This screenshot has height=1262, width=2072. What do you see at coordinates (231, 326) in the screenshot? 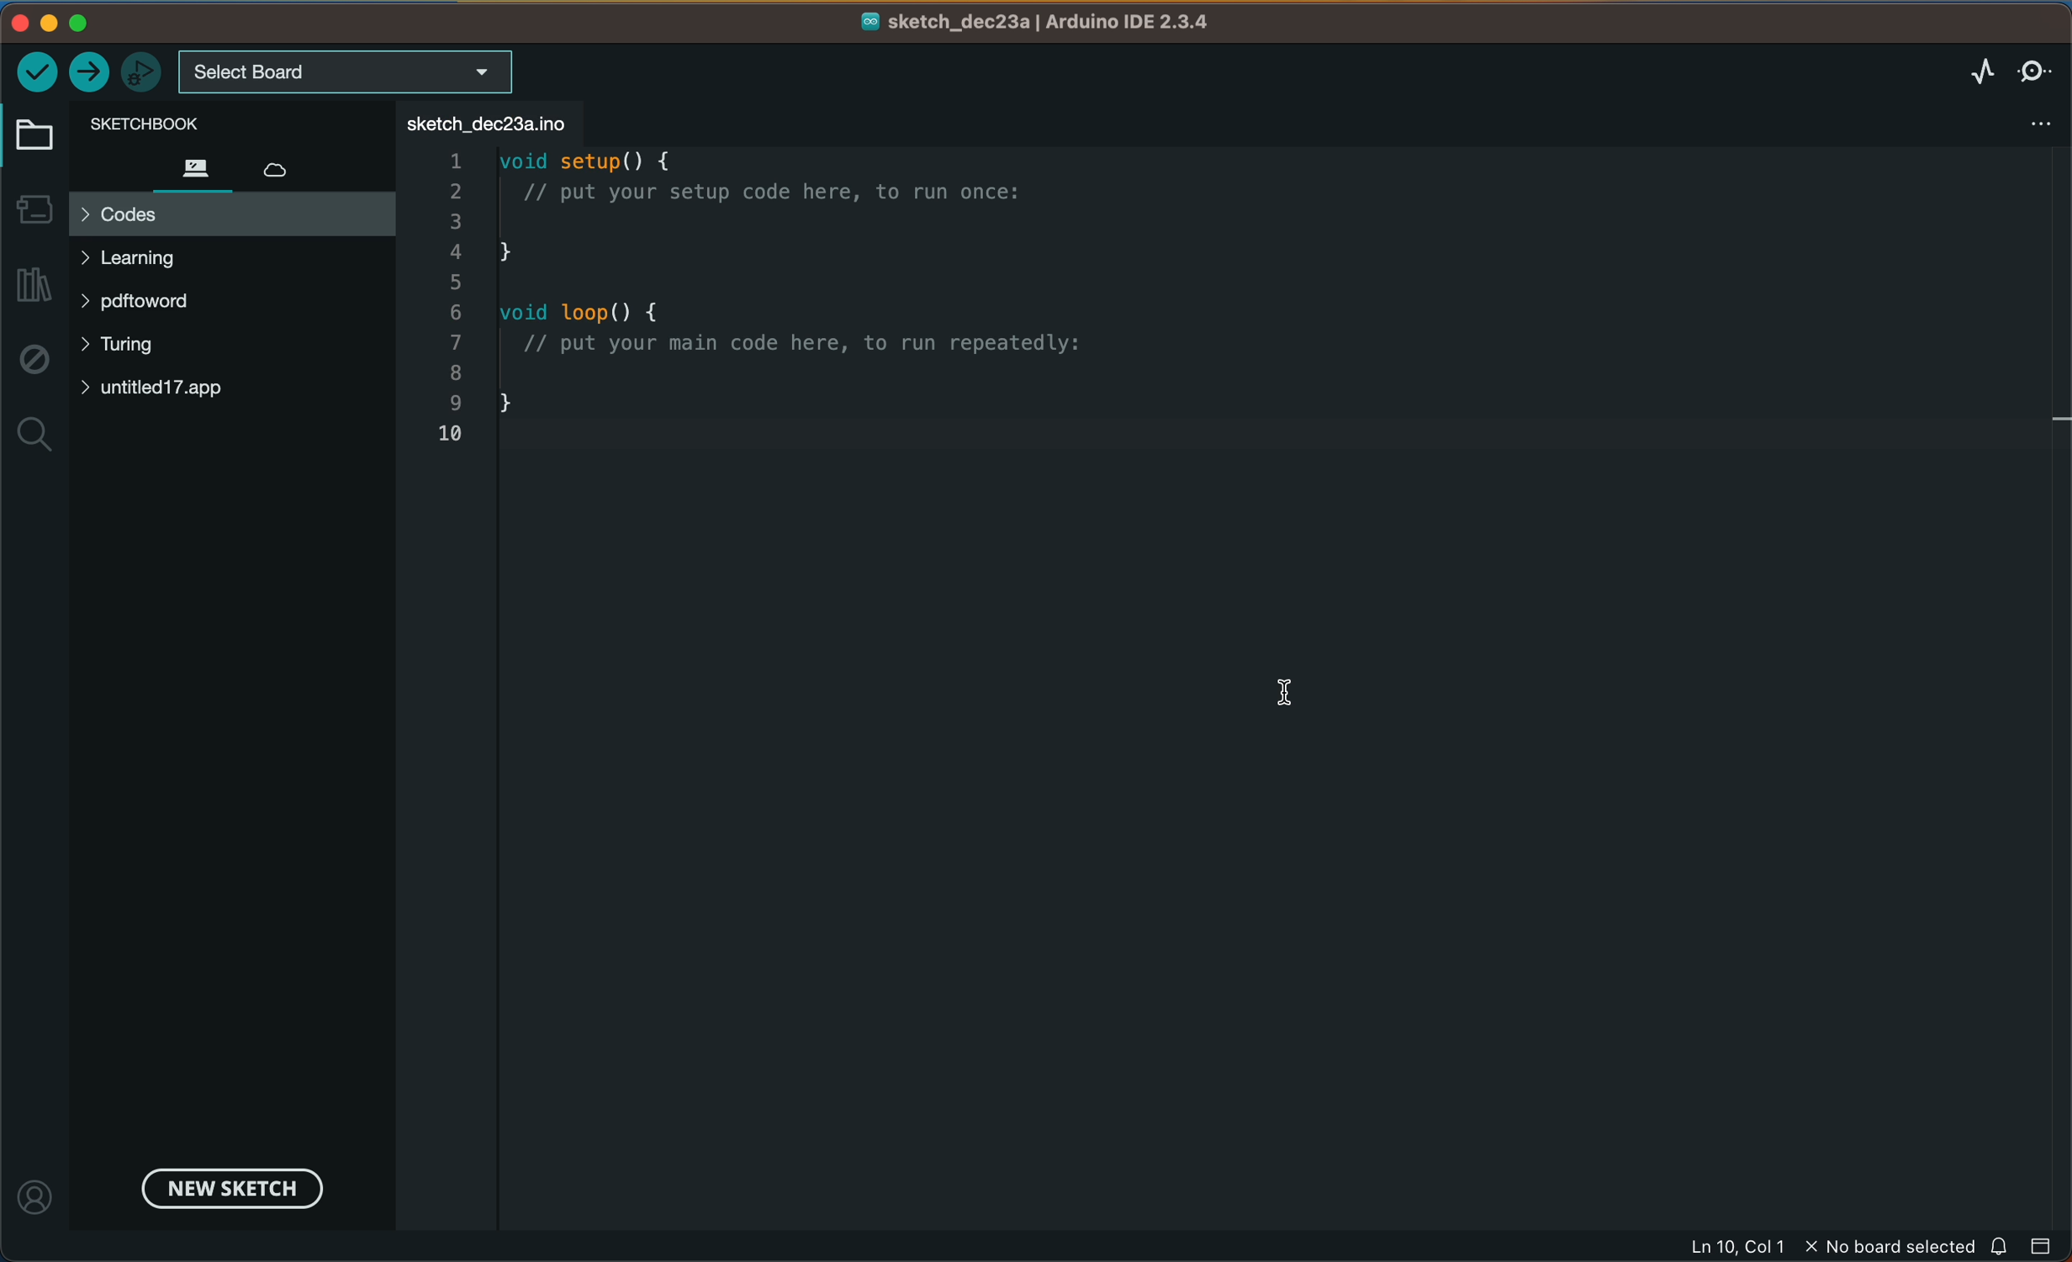
I see `files and folders ` at bounding box center [231, 326].